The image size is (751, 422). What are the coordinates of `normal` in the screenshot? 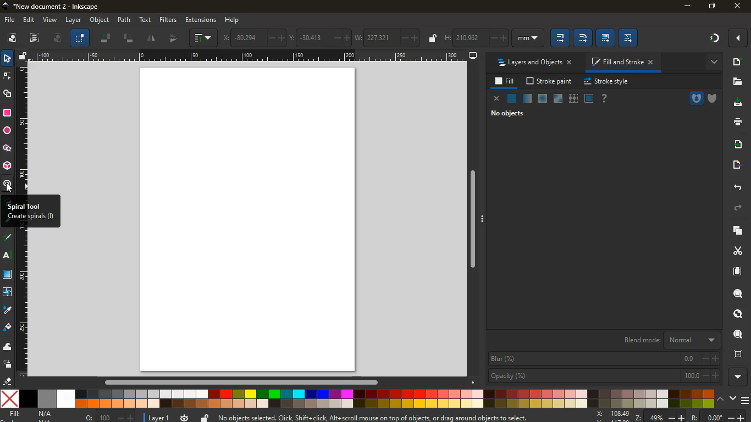 It's located at (512, 99).